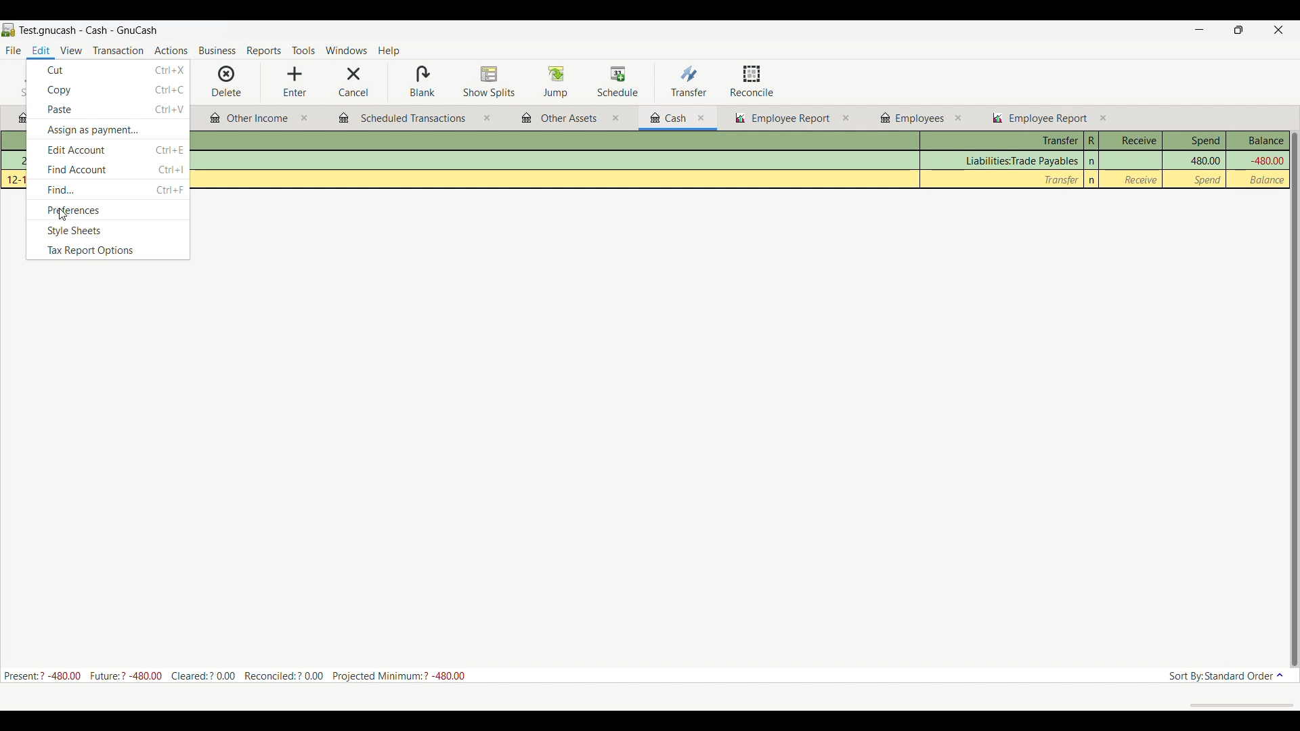 Image resolution: width=1300 pixels, height=731 pixels. Describe the element at coordinates (1255, 141) in the screenshot. I see `Balance column` at that location.